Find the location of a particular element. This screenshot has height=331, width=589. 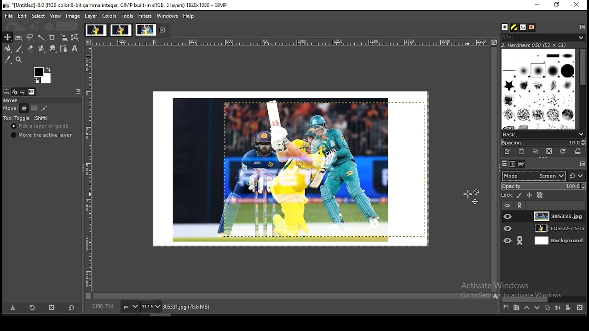

select is located at coordinates (39, 16).